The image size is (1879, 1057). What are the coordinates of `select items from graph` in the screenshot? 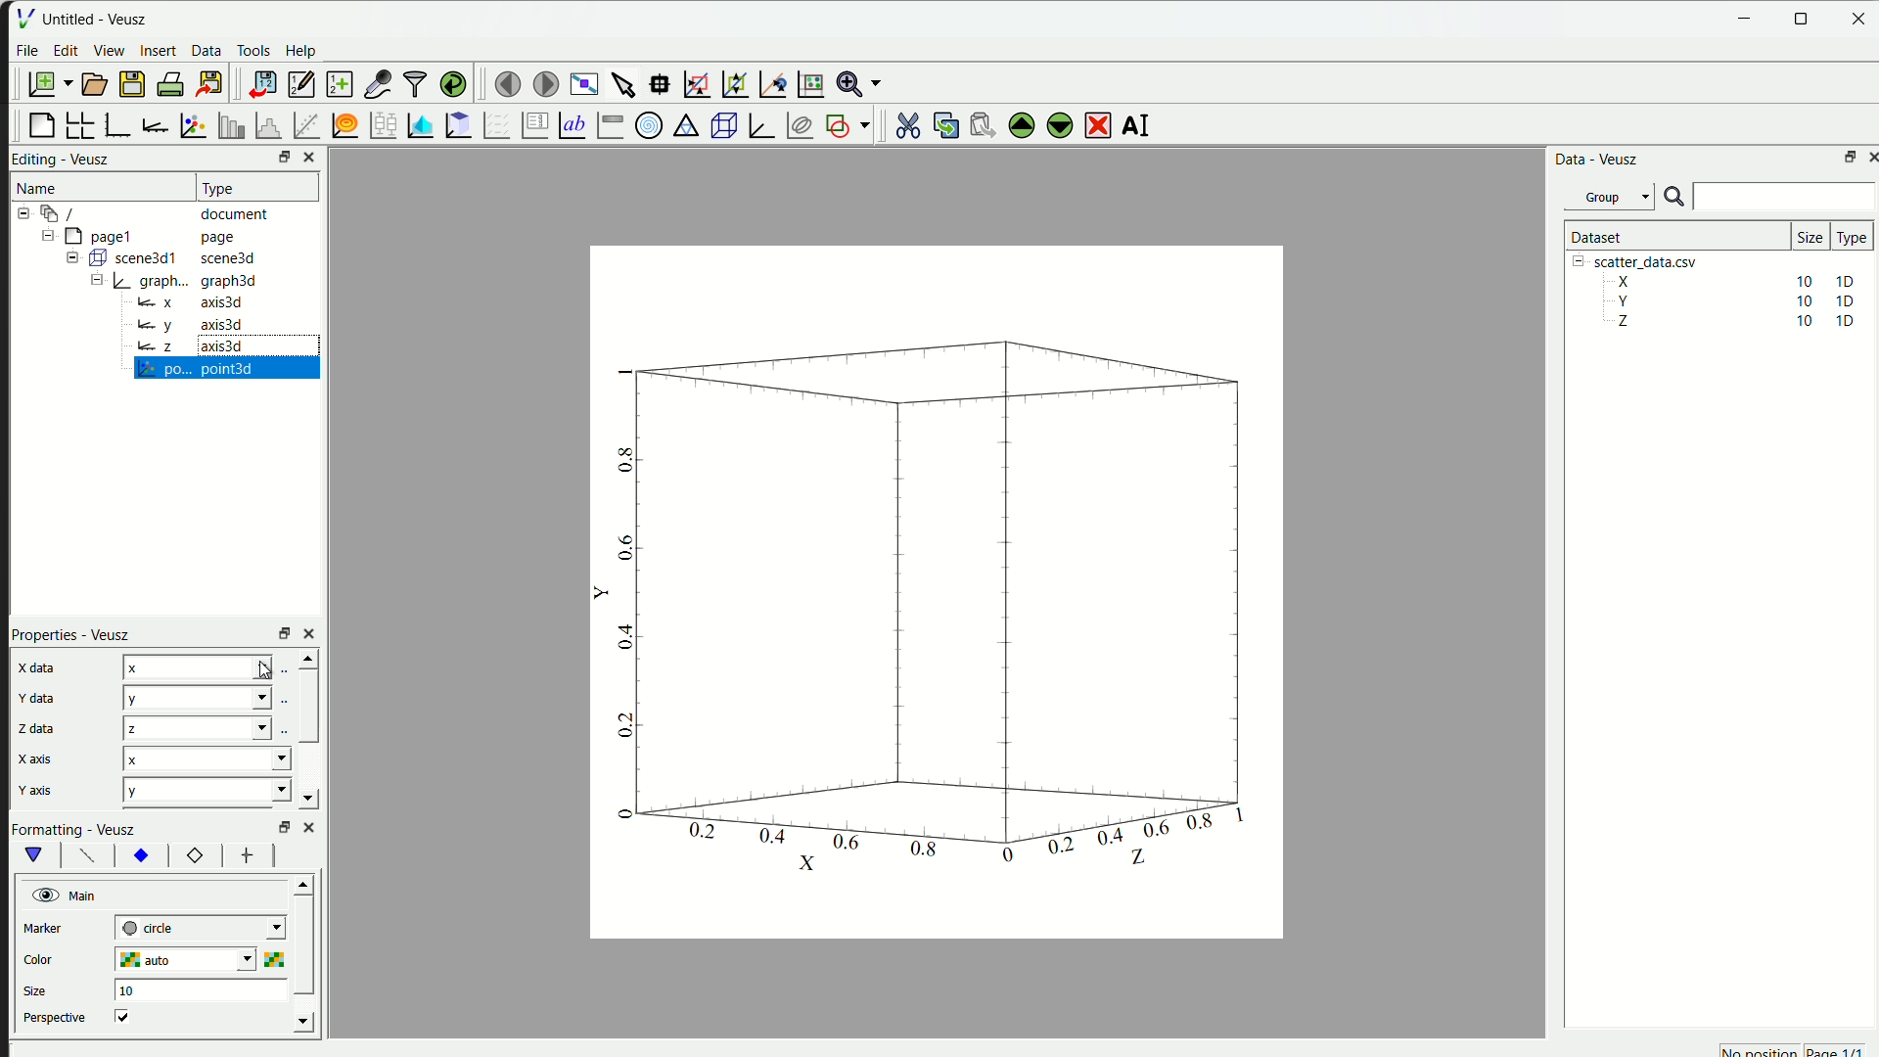 It's located at (621, 81).